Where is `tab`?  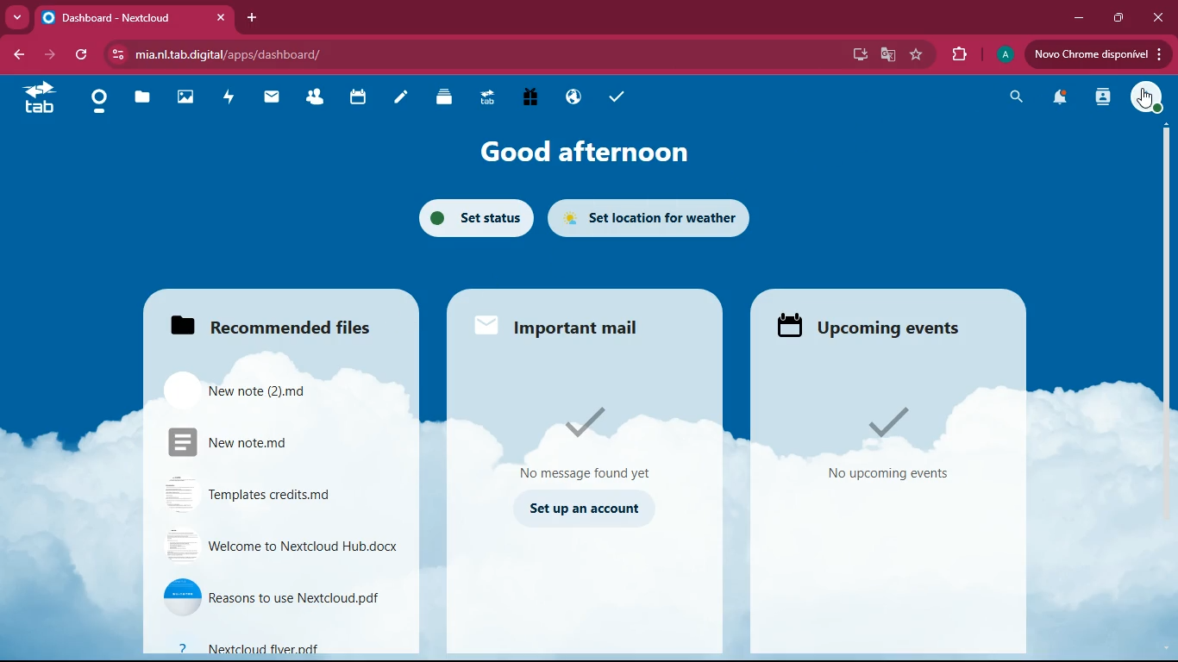
tab is located at coordinates (491, 100).